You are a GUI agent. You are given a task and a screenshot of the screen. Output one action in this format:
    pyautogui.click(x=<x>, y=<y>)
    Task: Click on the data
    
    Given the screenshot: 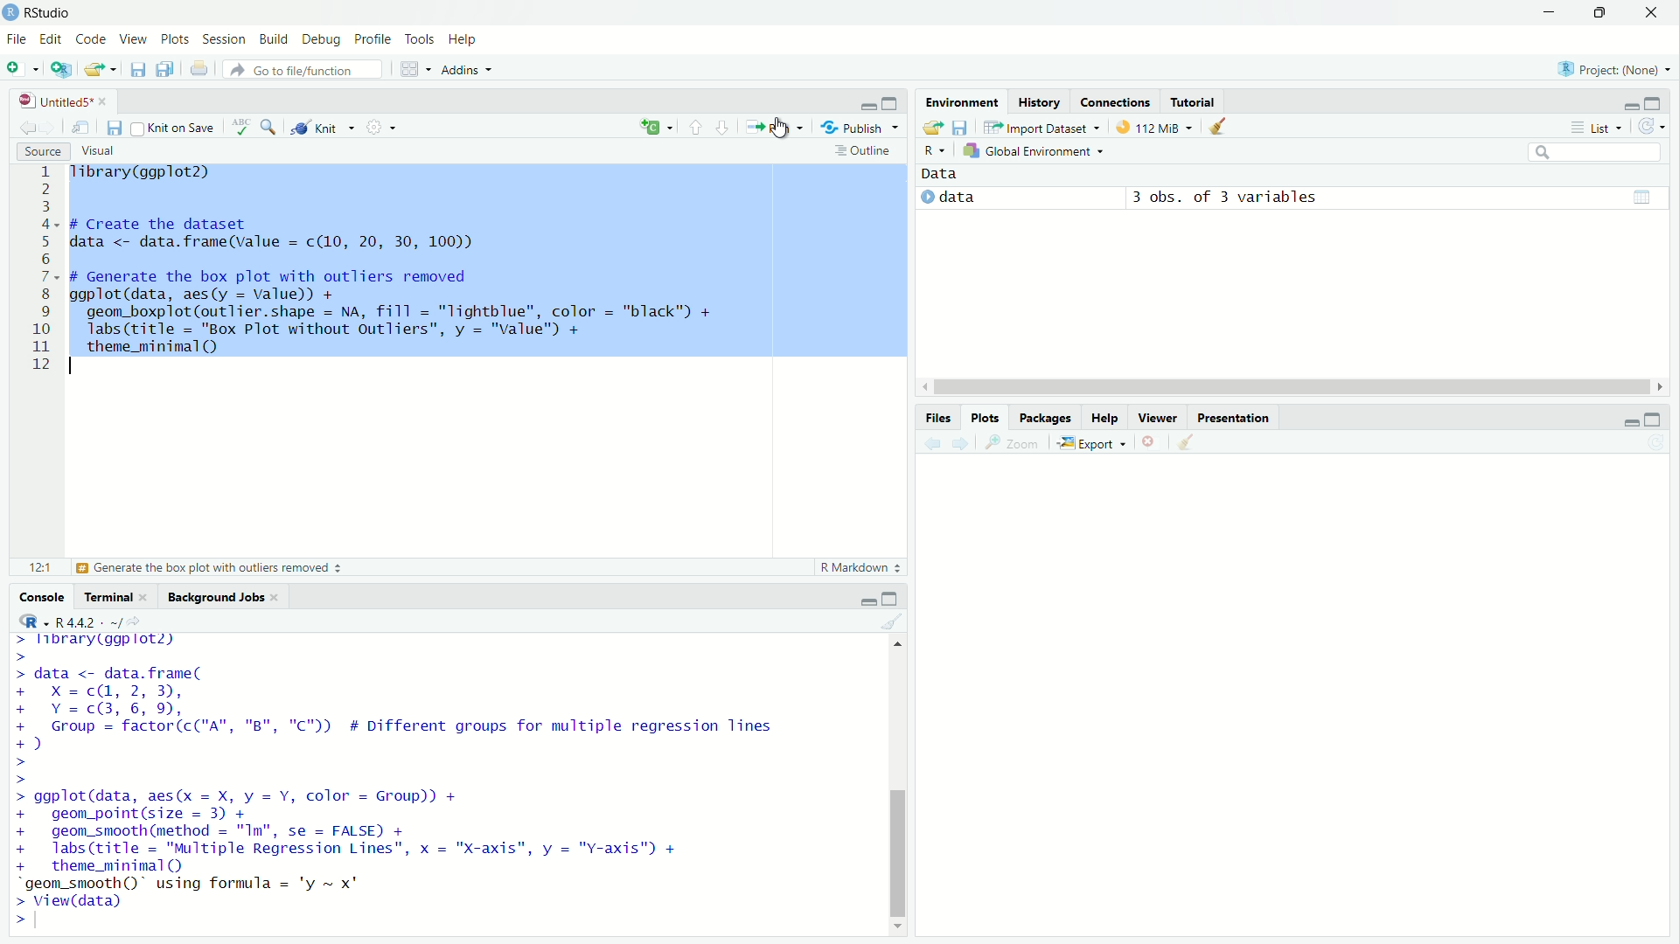 What is the action you would take?
    pyautogui.click(x=951, y=174)
    